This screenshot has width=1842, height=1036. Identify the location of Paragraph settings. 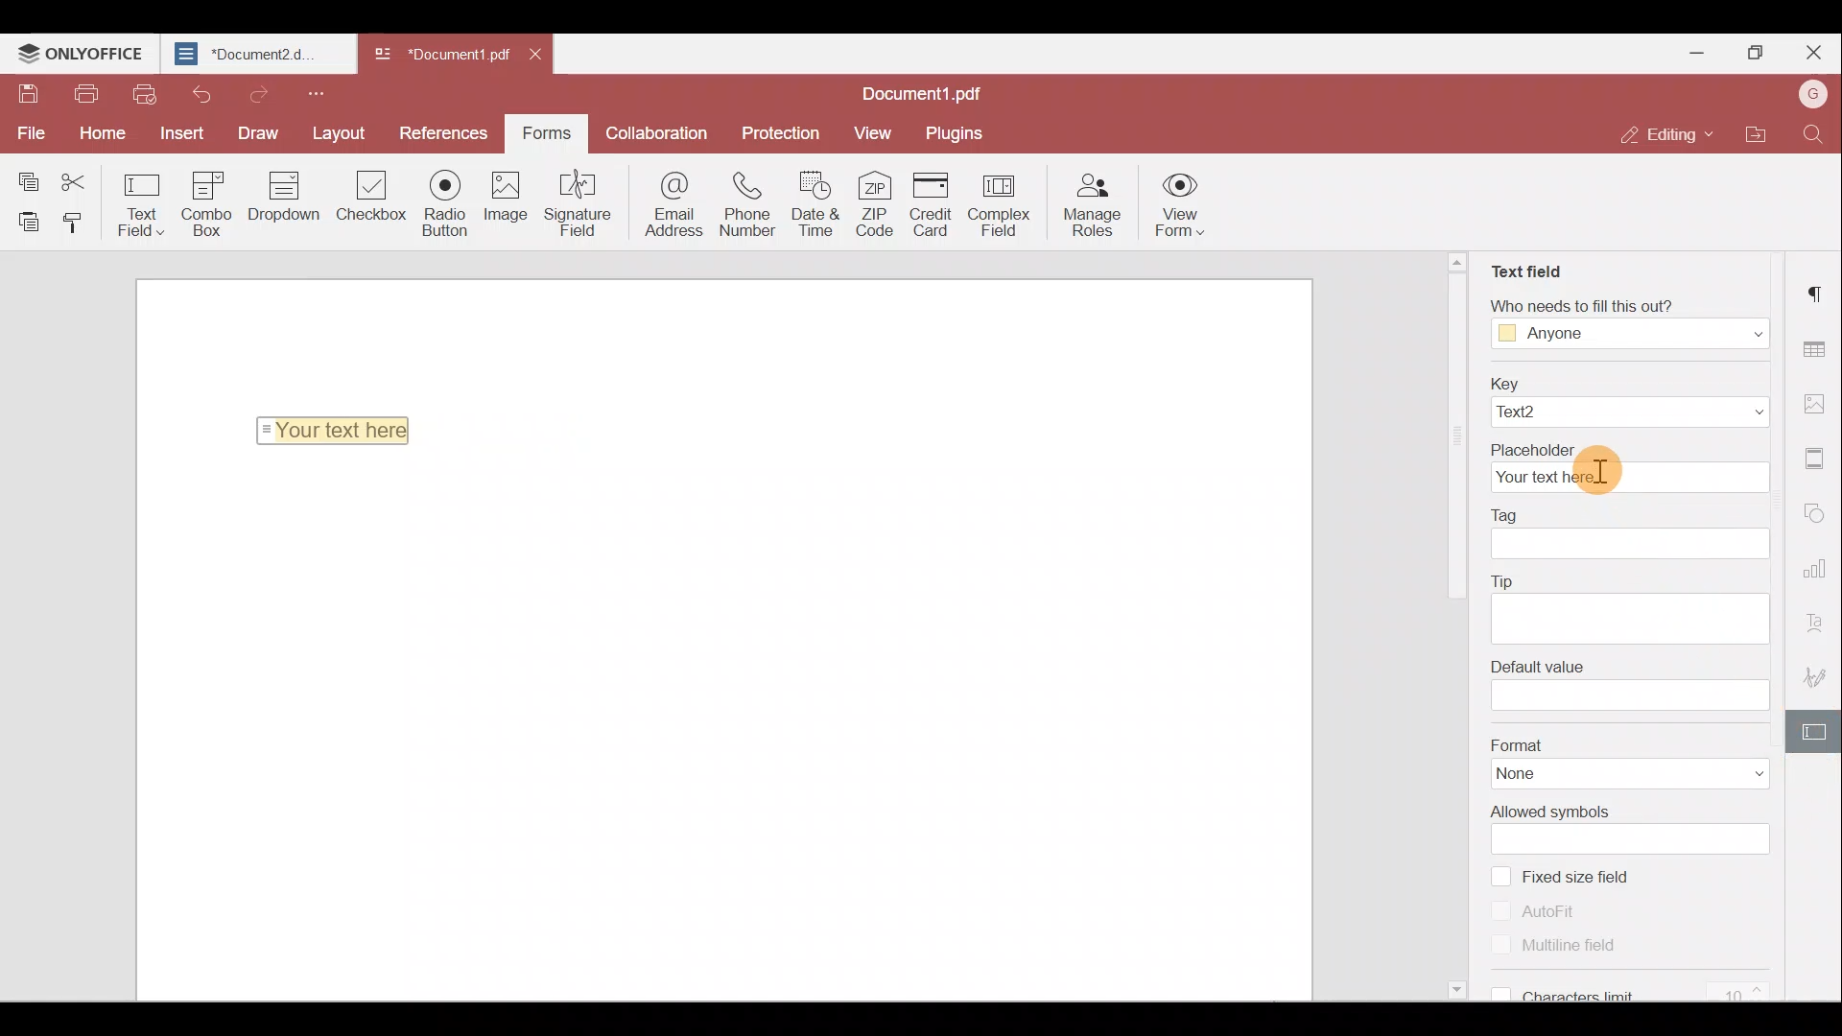
(1818, 292).